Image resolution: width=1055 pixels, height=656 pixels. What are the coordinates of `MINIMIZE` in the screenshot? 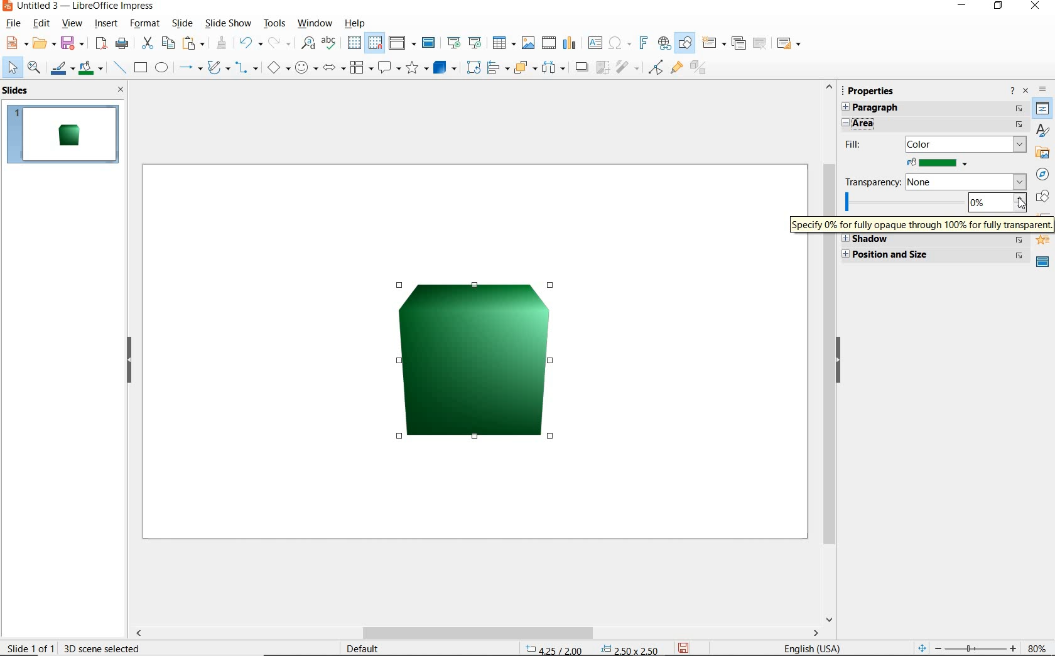 It's located at (965, 5).